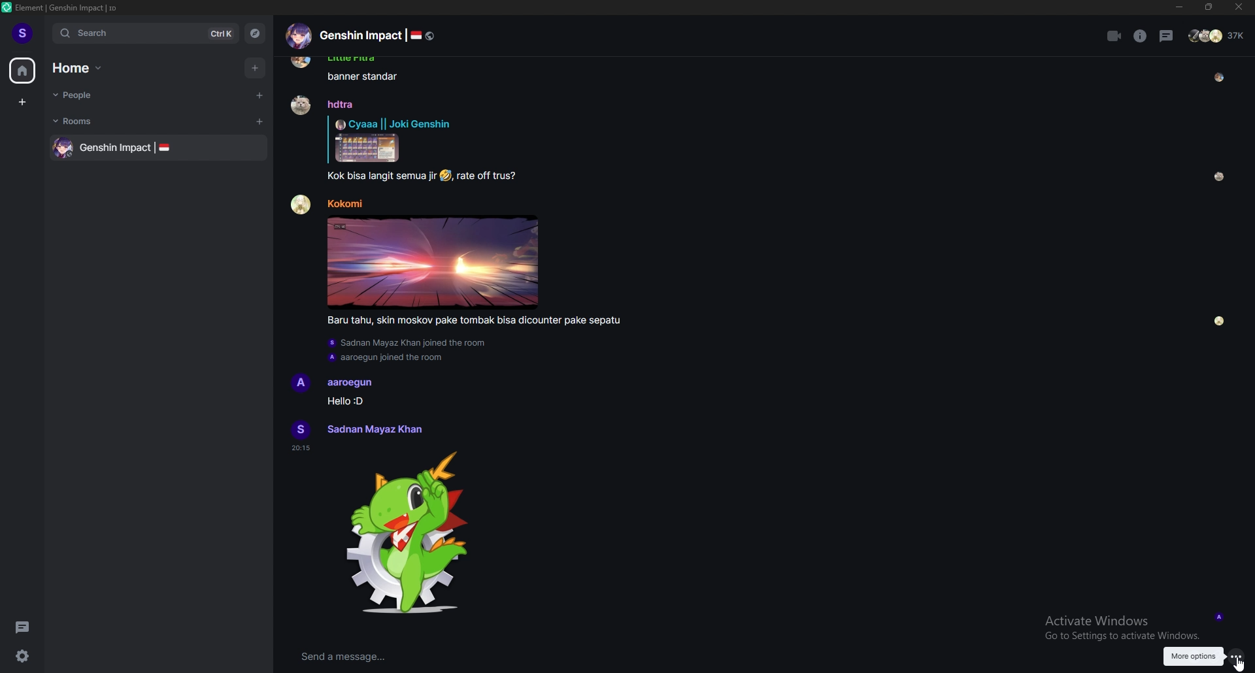  What do you see at coordinates (328, 139) in the screenshot?
I see `Indicates replying in thread` at bounding box center [328, 139].